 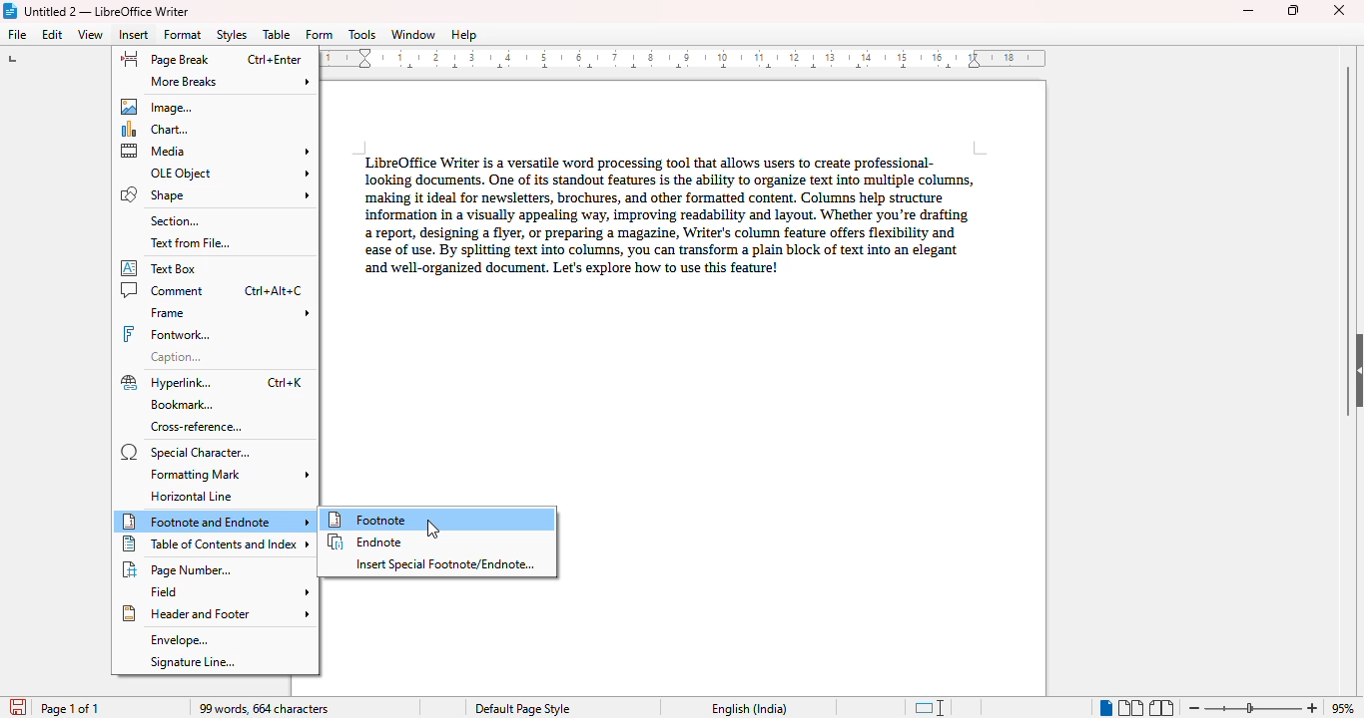 I want to click on media, so click(x=216, y=151).